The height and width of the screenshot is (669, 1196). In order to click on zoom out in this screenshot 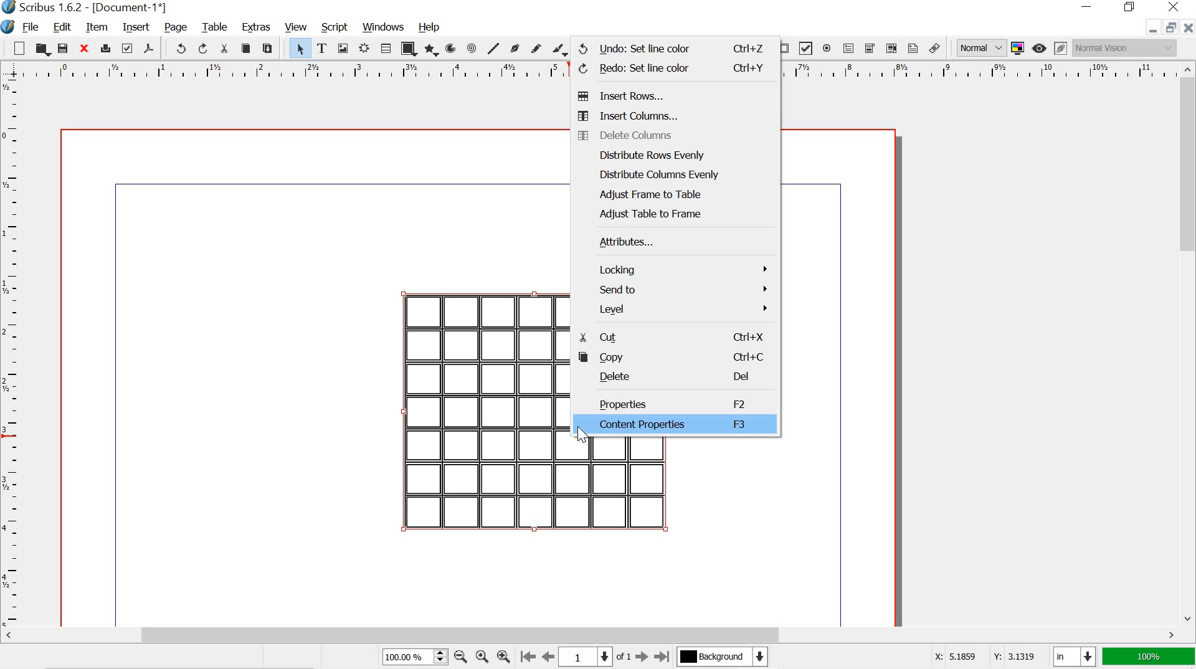, I will do `click(459, 656)`.